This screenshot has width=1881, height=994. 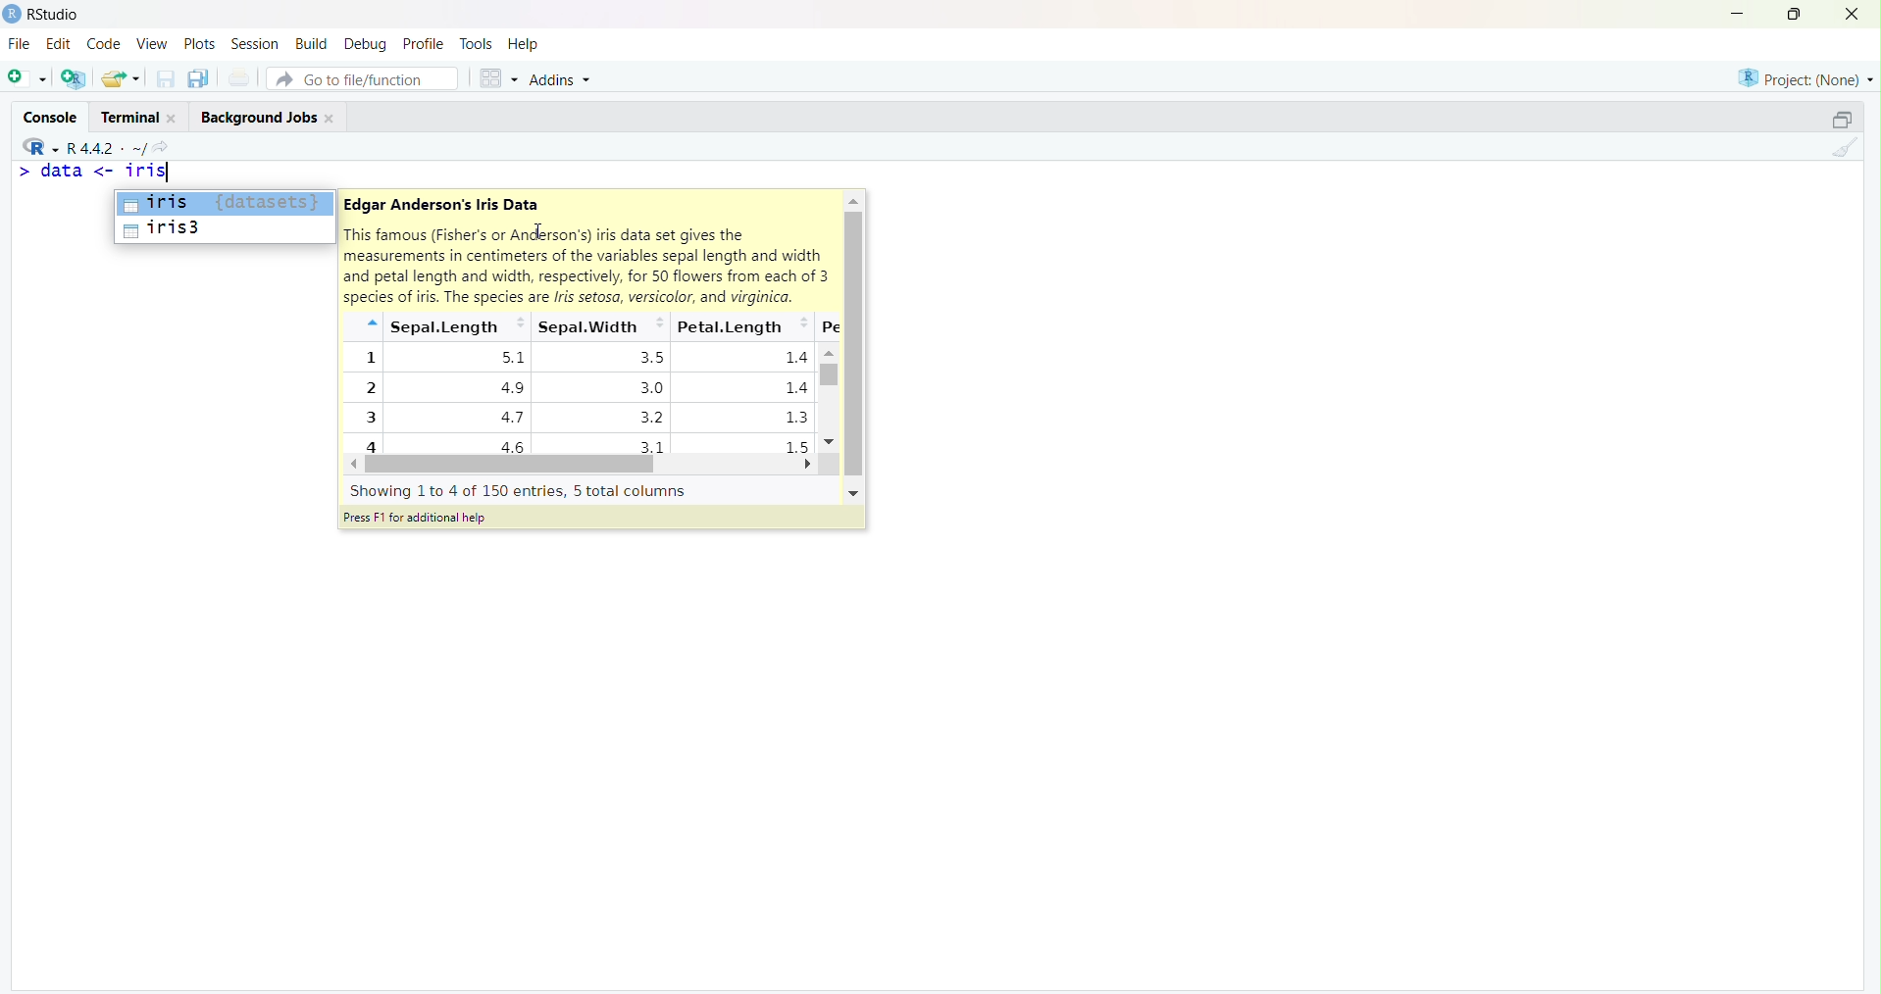 I want to click on Scrollbar, so click(x=851, y=346).